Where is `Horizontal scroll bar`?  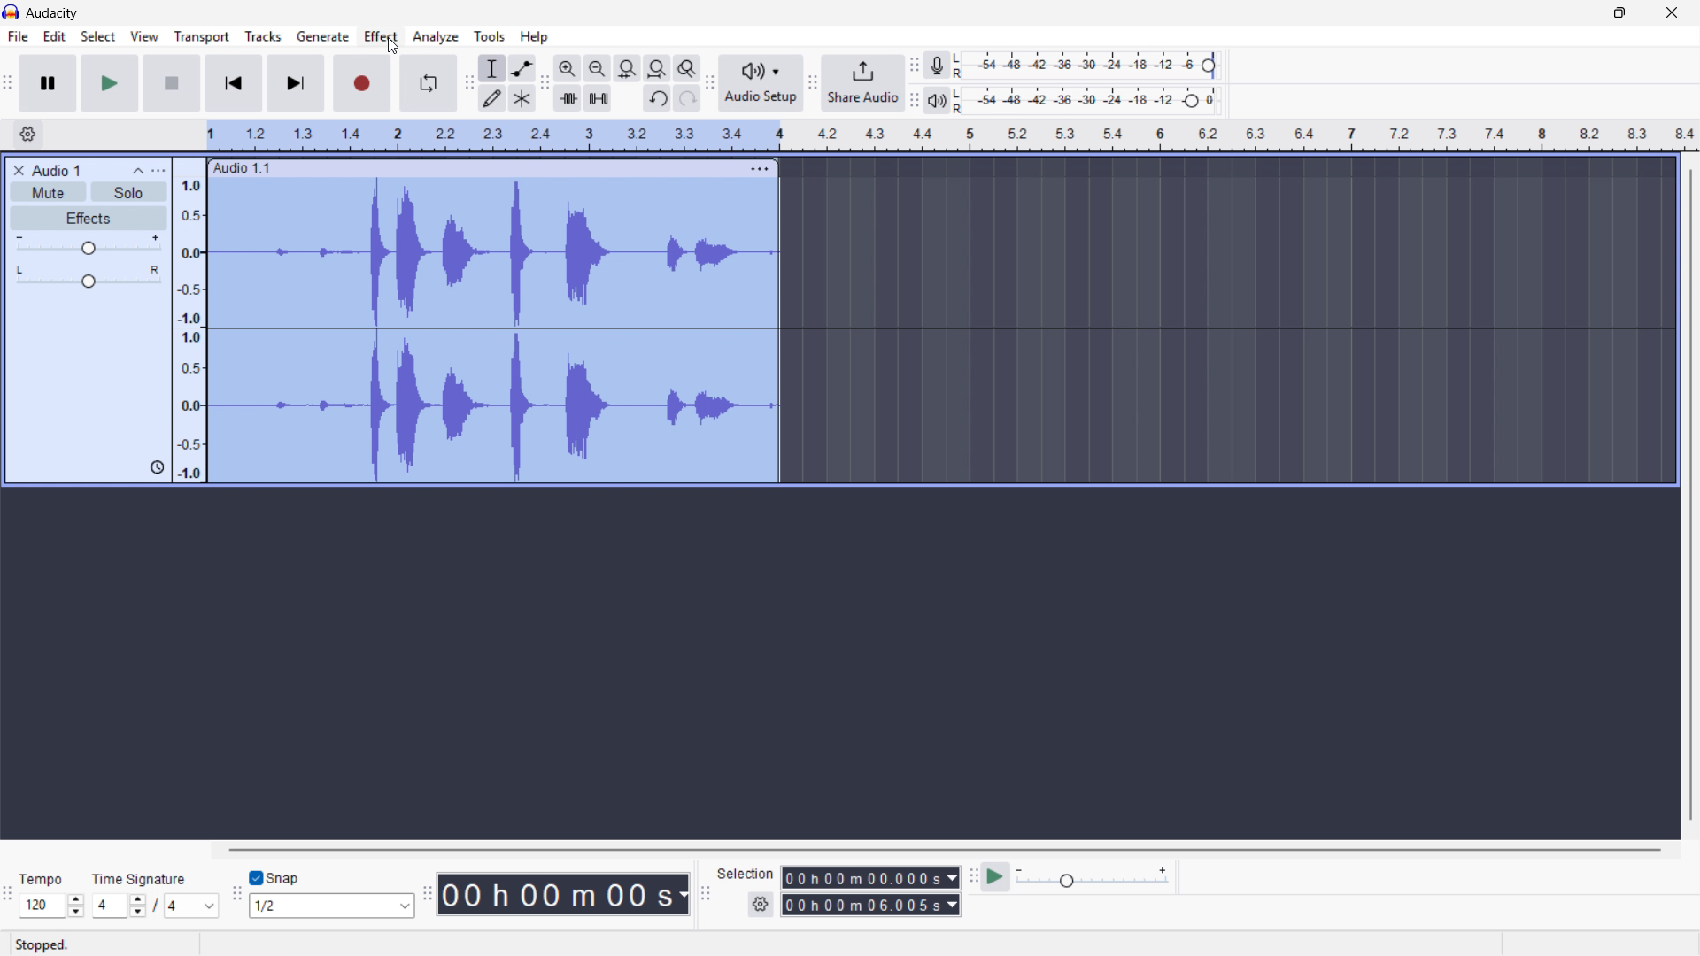 Horizontal scroll bar is located at coordinates (942, 850).